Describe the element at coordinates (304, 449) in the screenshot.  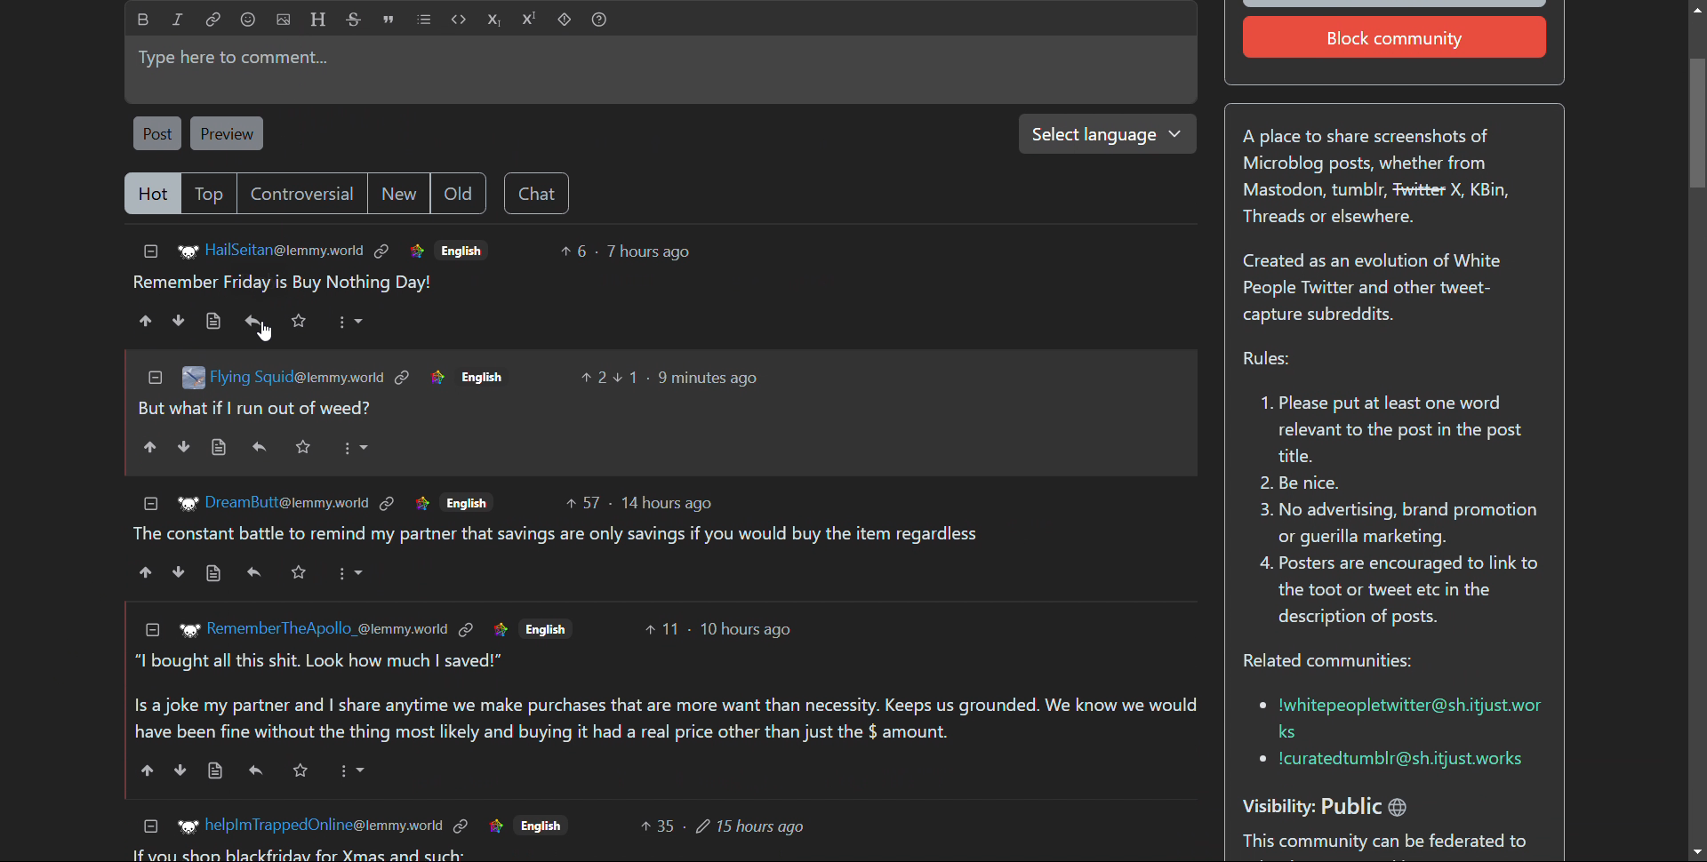
I see `Favorite` at that location.